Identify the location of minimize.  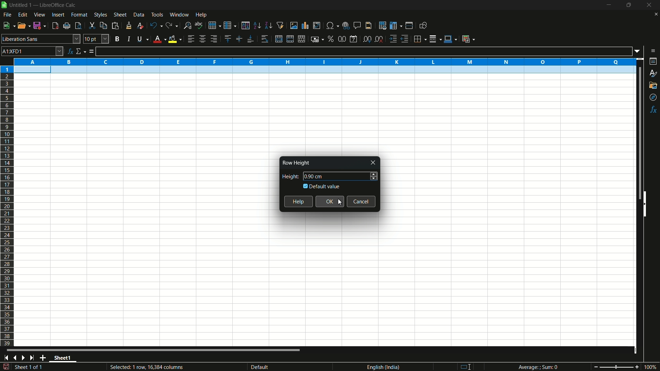
(609, 5).